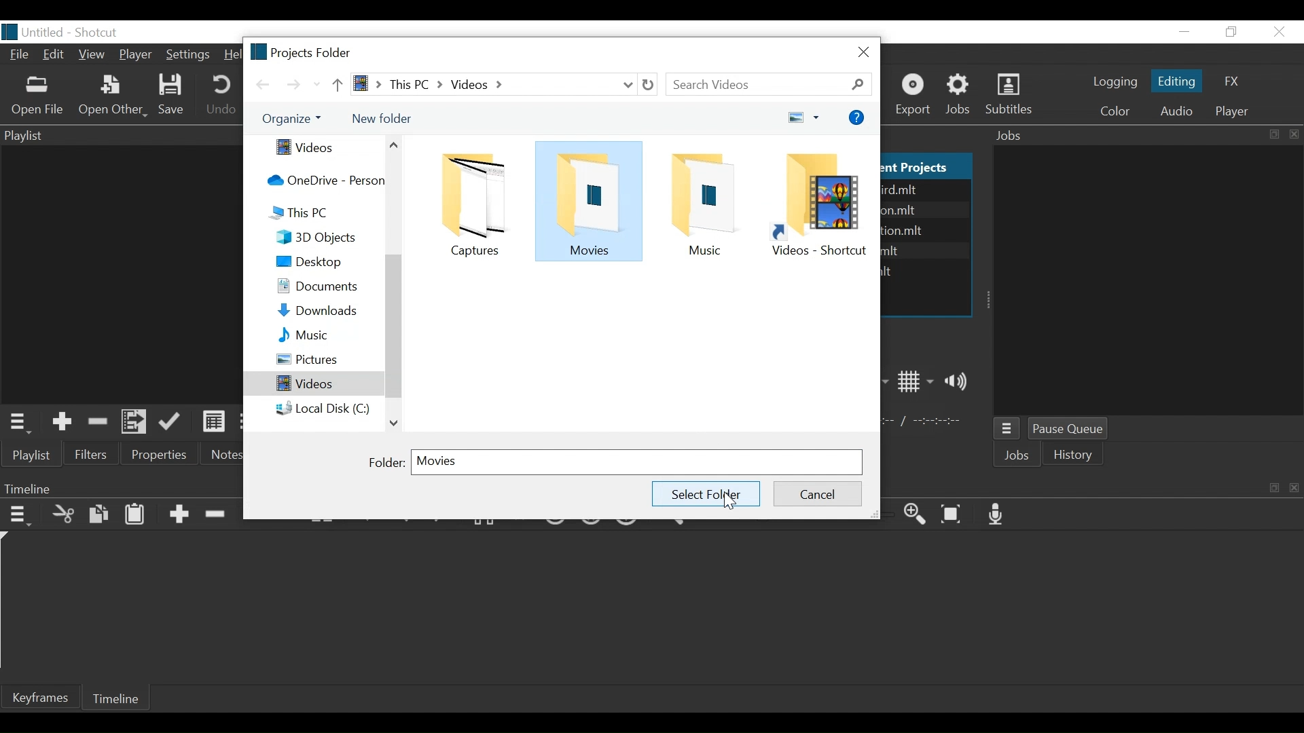  Describe the element at coordinates (310, 382) in the screenshot. I see `Videos` at that location.